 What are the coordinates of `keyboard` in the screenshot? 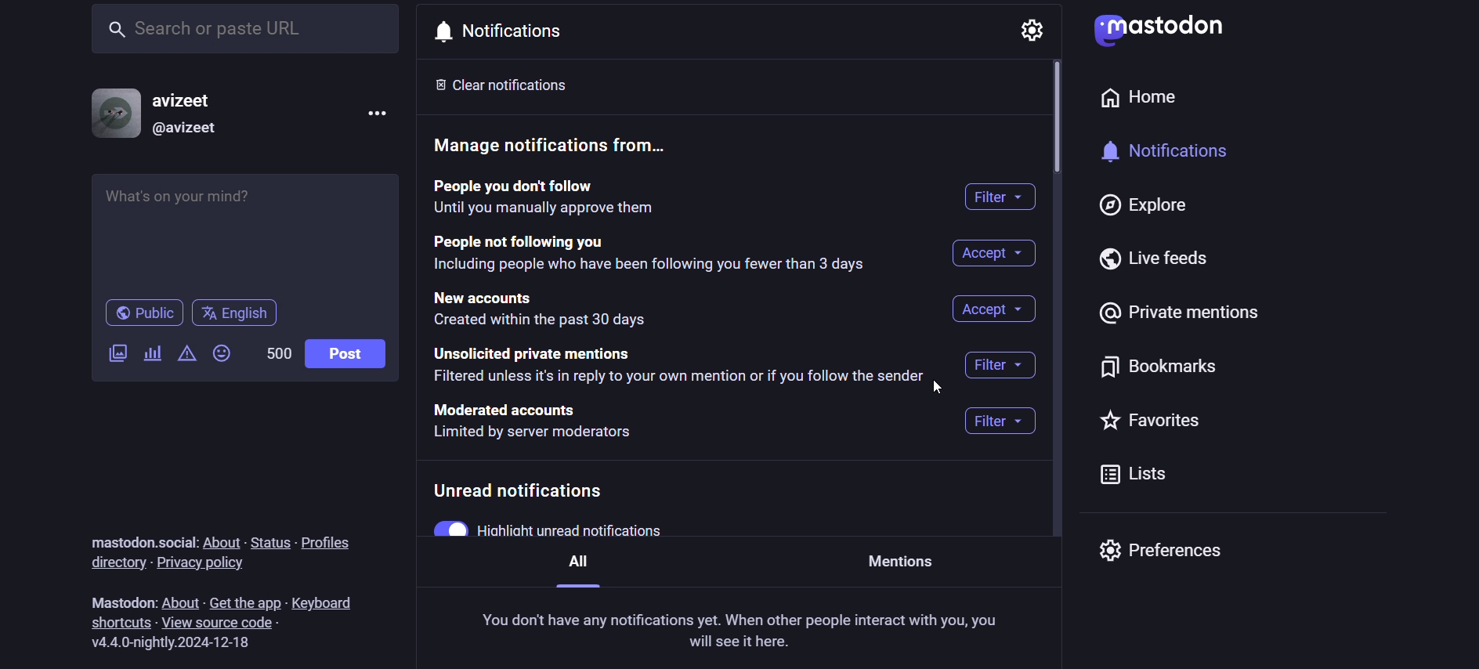 It's located at (334, 603).